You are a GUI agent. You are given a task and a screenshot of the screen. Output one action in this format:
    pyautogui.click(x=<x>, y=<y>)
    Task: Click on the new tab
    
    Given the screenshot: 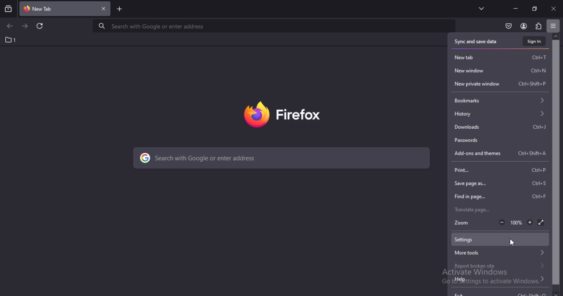 What is the action you would take?
    pyautogui.click(x=501, y=58)
    